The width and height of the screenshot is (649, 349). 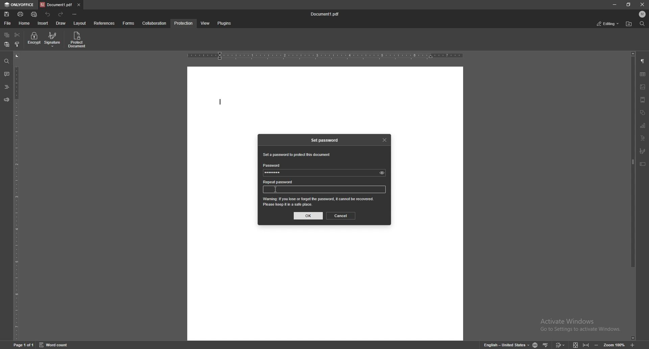 What do you see at coordinates (43, 24) in the screenshot?
I see `insert` at bounding box center [43, 24].